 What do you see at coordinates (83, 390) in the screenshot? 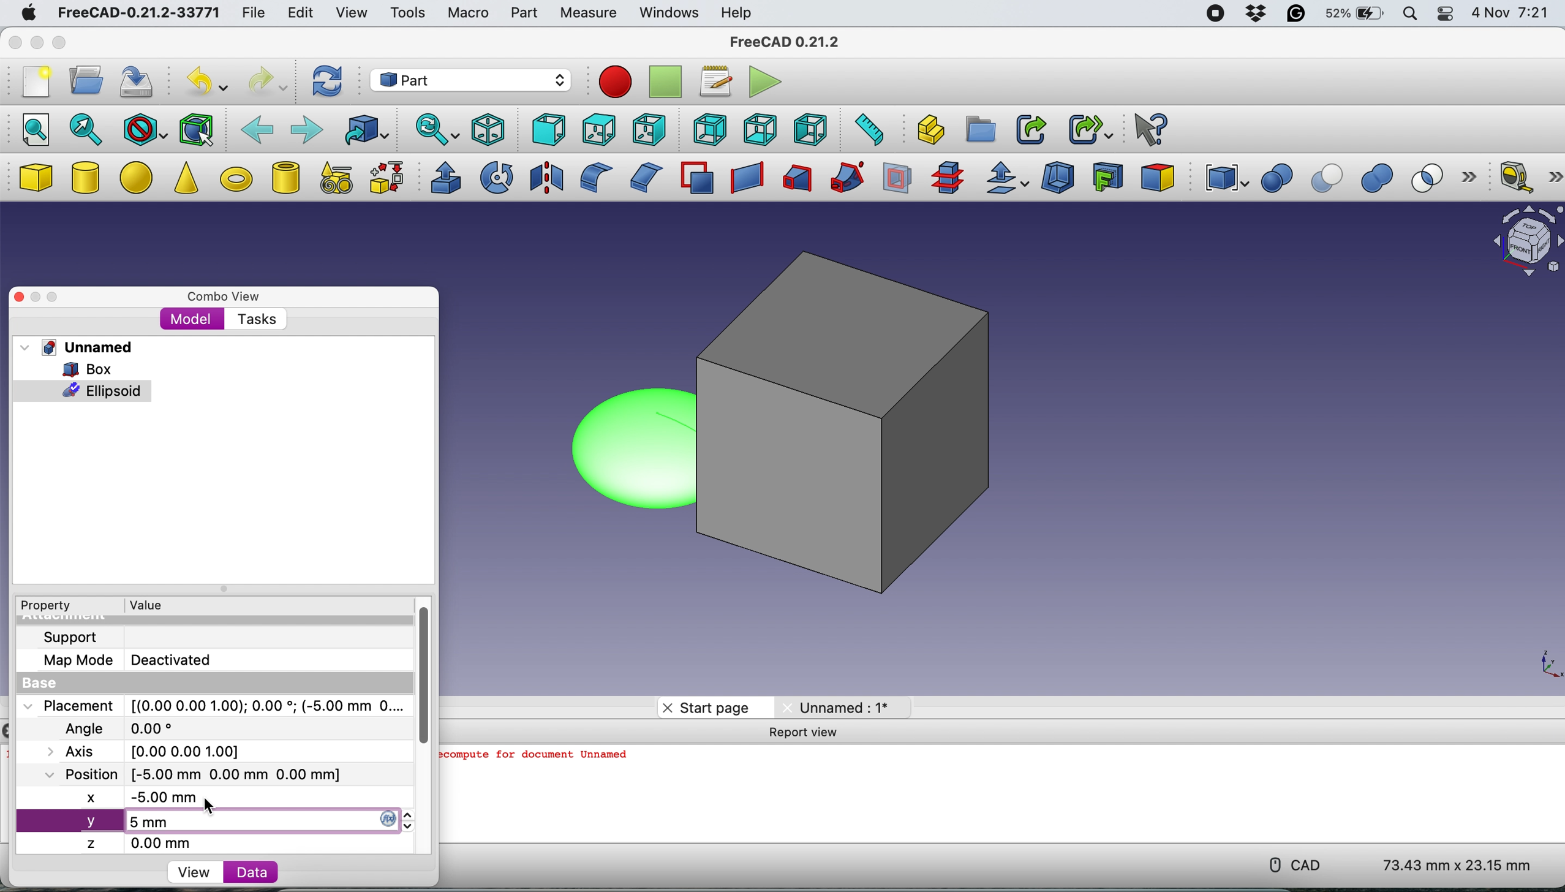
I see `ellpsoid` at bounding box center [83, 390].